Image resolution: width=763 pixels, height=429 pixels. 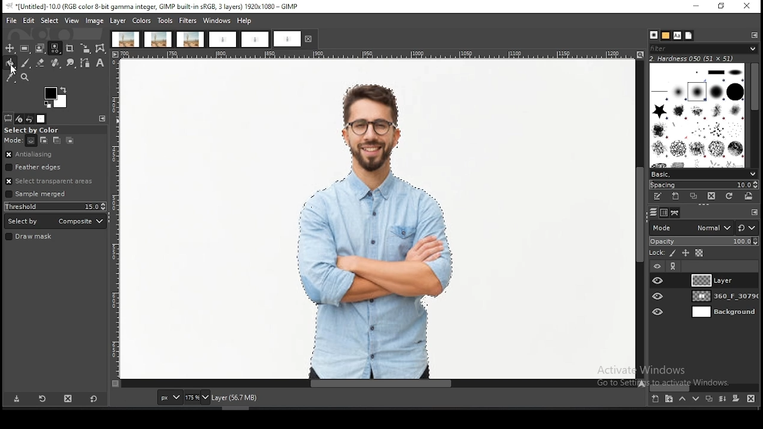 I want to click on move layer one step up, so click(x=682, y=399).